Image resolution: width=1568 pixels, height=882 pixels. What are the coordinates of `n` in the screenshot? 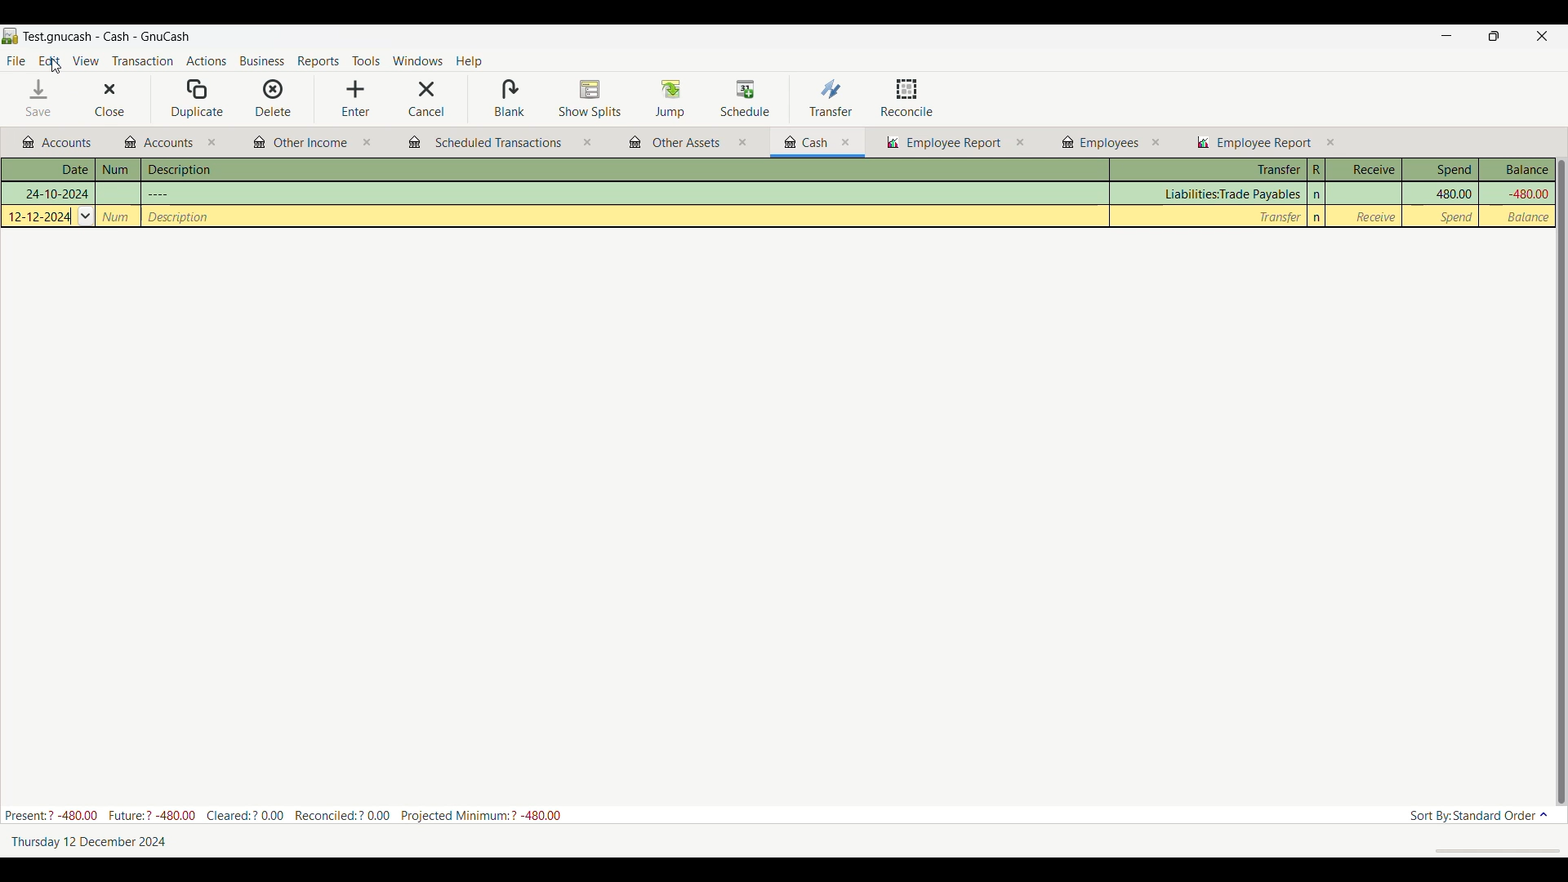 It's located at (1317, 217).